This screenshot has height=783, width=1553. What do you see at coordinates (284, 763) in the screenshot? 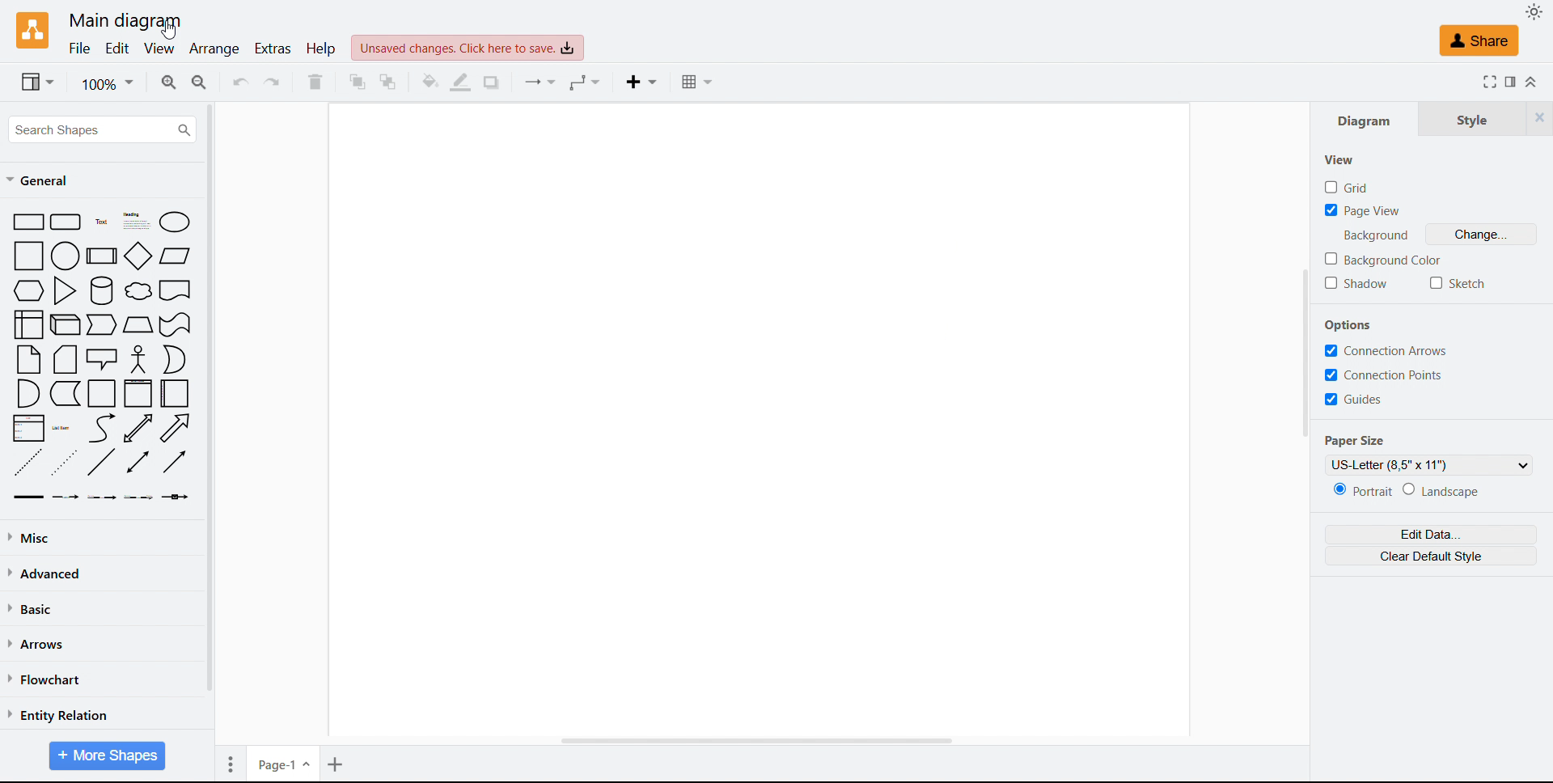
I see `Page one ` at bounding box center [284, 763].